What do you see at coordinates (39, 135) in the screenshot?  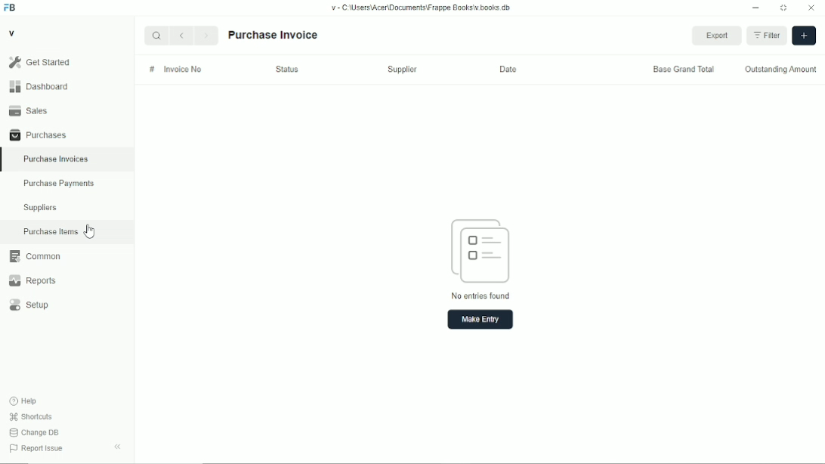 I see `purchases` at bounding box center [39, 135].